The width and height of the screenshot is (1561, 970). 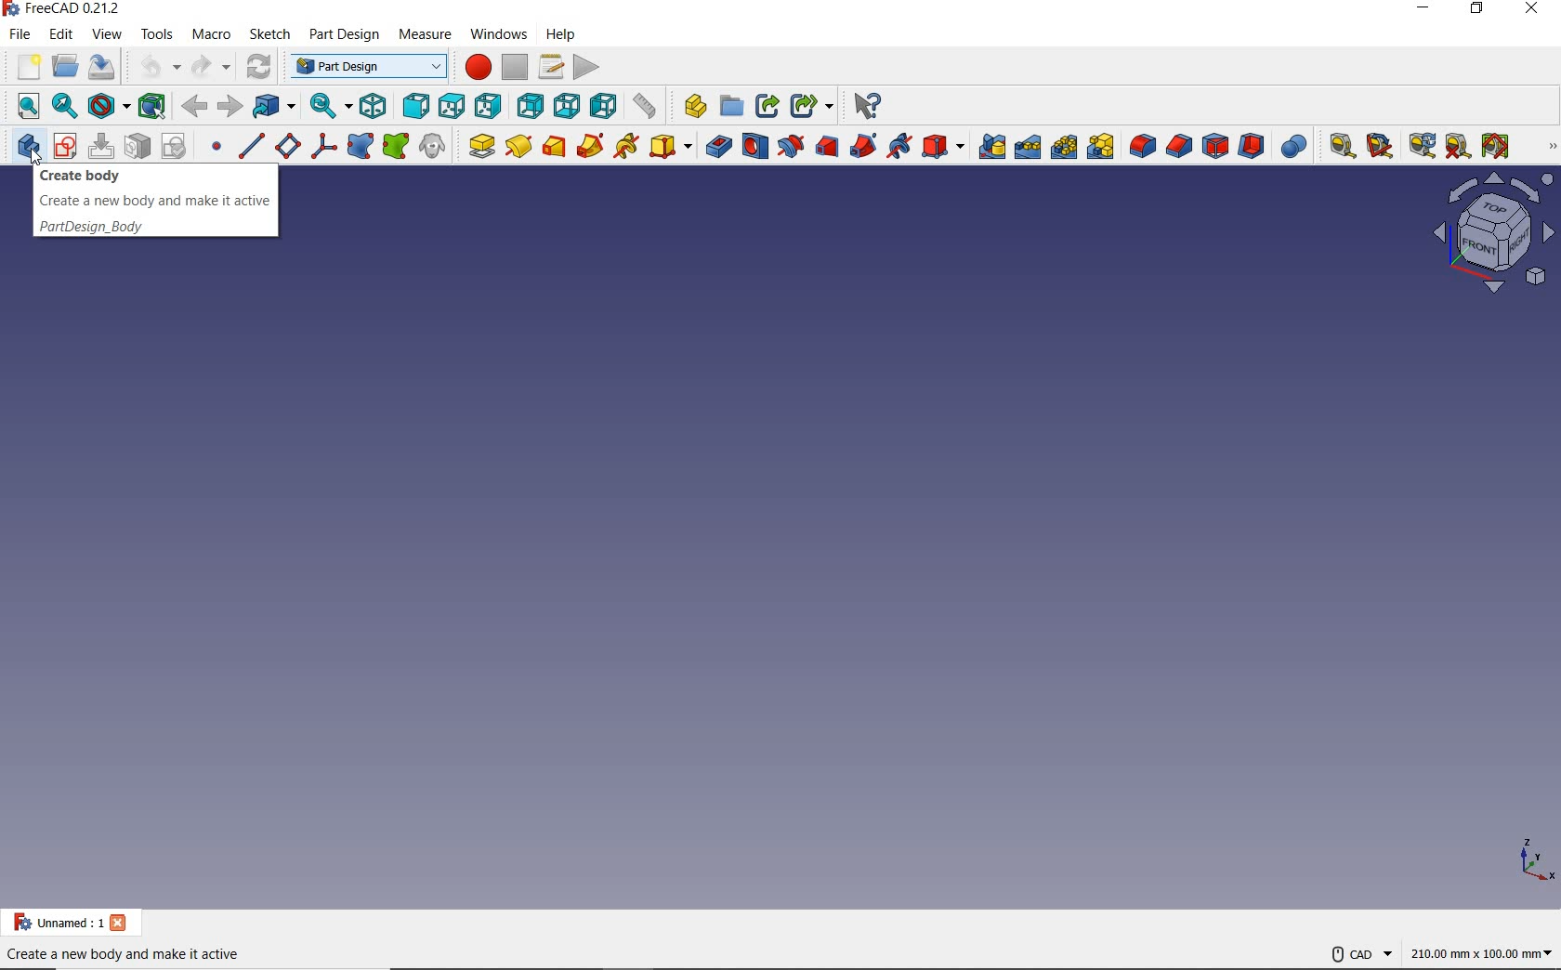 What do you see at coordinates (424, 34) in the screenshot?
I see `Measure` at bounding box center [424, 34].